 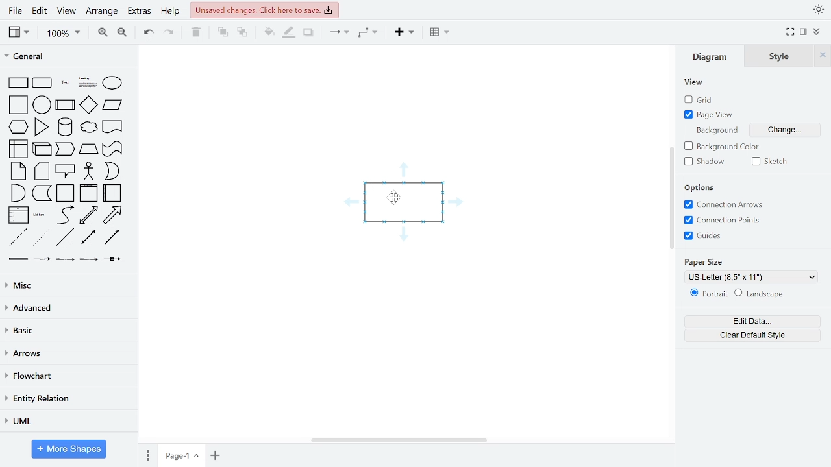 What do you see at coordinates (70, 449) in the screenshot?
I see `more shapes` at bounding box center [70, 449].